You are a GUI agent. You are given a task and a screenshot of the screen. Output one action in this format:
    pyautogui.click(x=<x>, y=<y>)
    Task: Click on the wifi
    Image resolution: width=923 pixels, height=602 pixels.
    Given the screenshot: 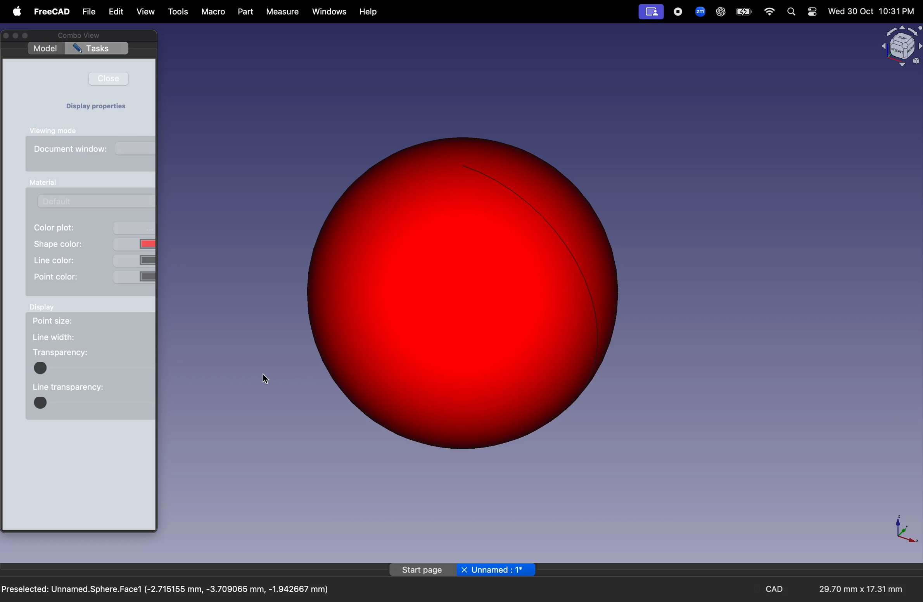 What is the action you would take?
    pyautogui.click(x=770, y=12)
    